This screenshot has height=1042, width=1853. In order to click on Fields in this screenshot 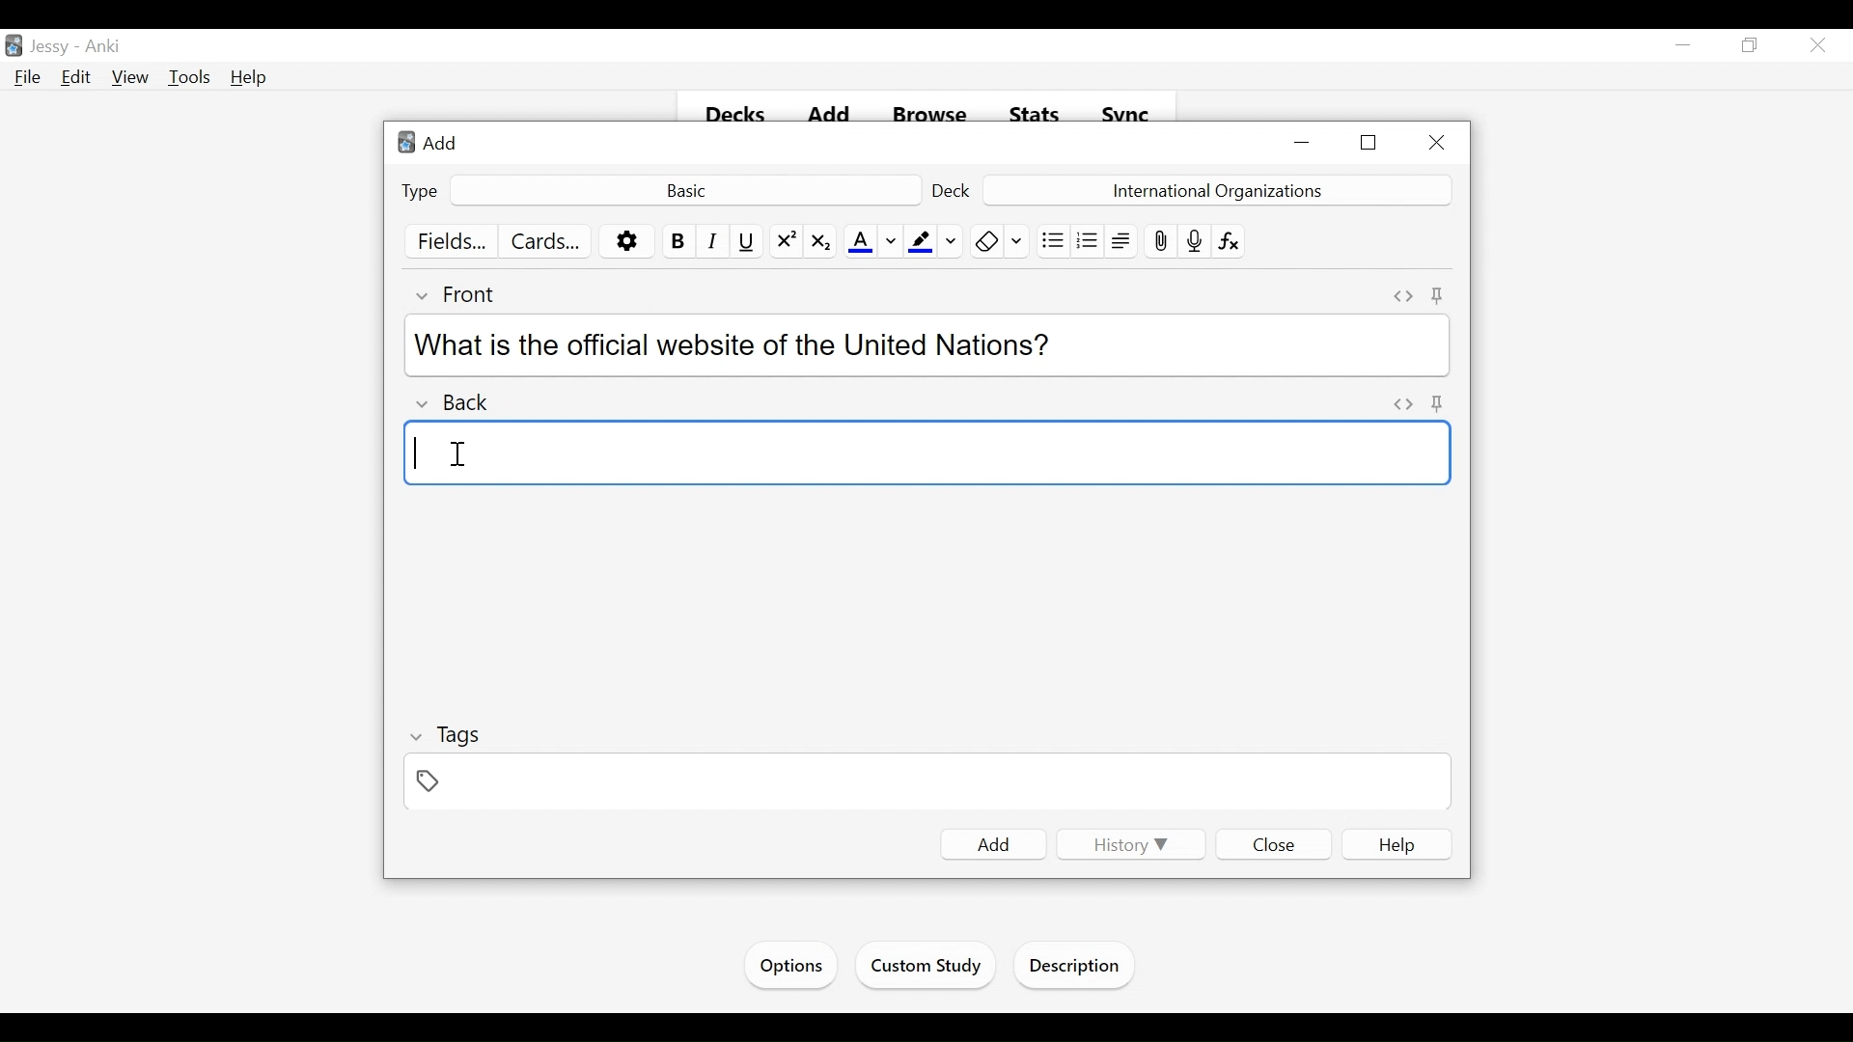, I will do `click(444, 240)`.